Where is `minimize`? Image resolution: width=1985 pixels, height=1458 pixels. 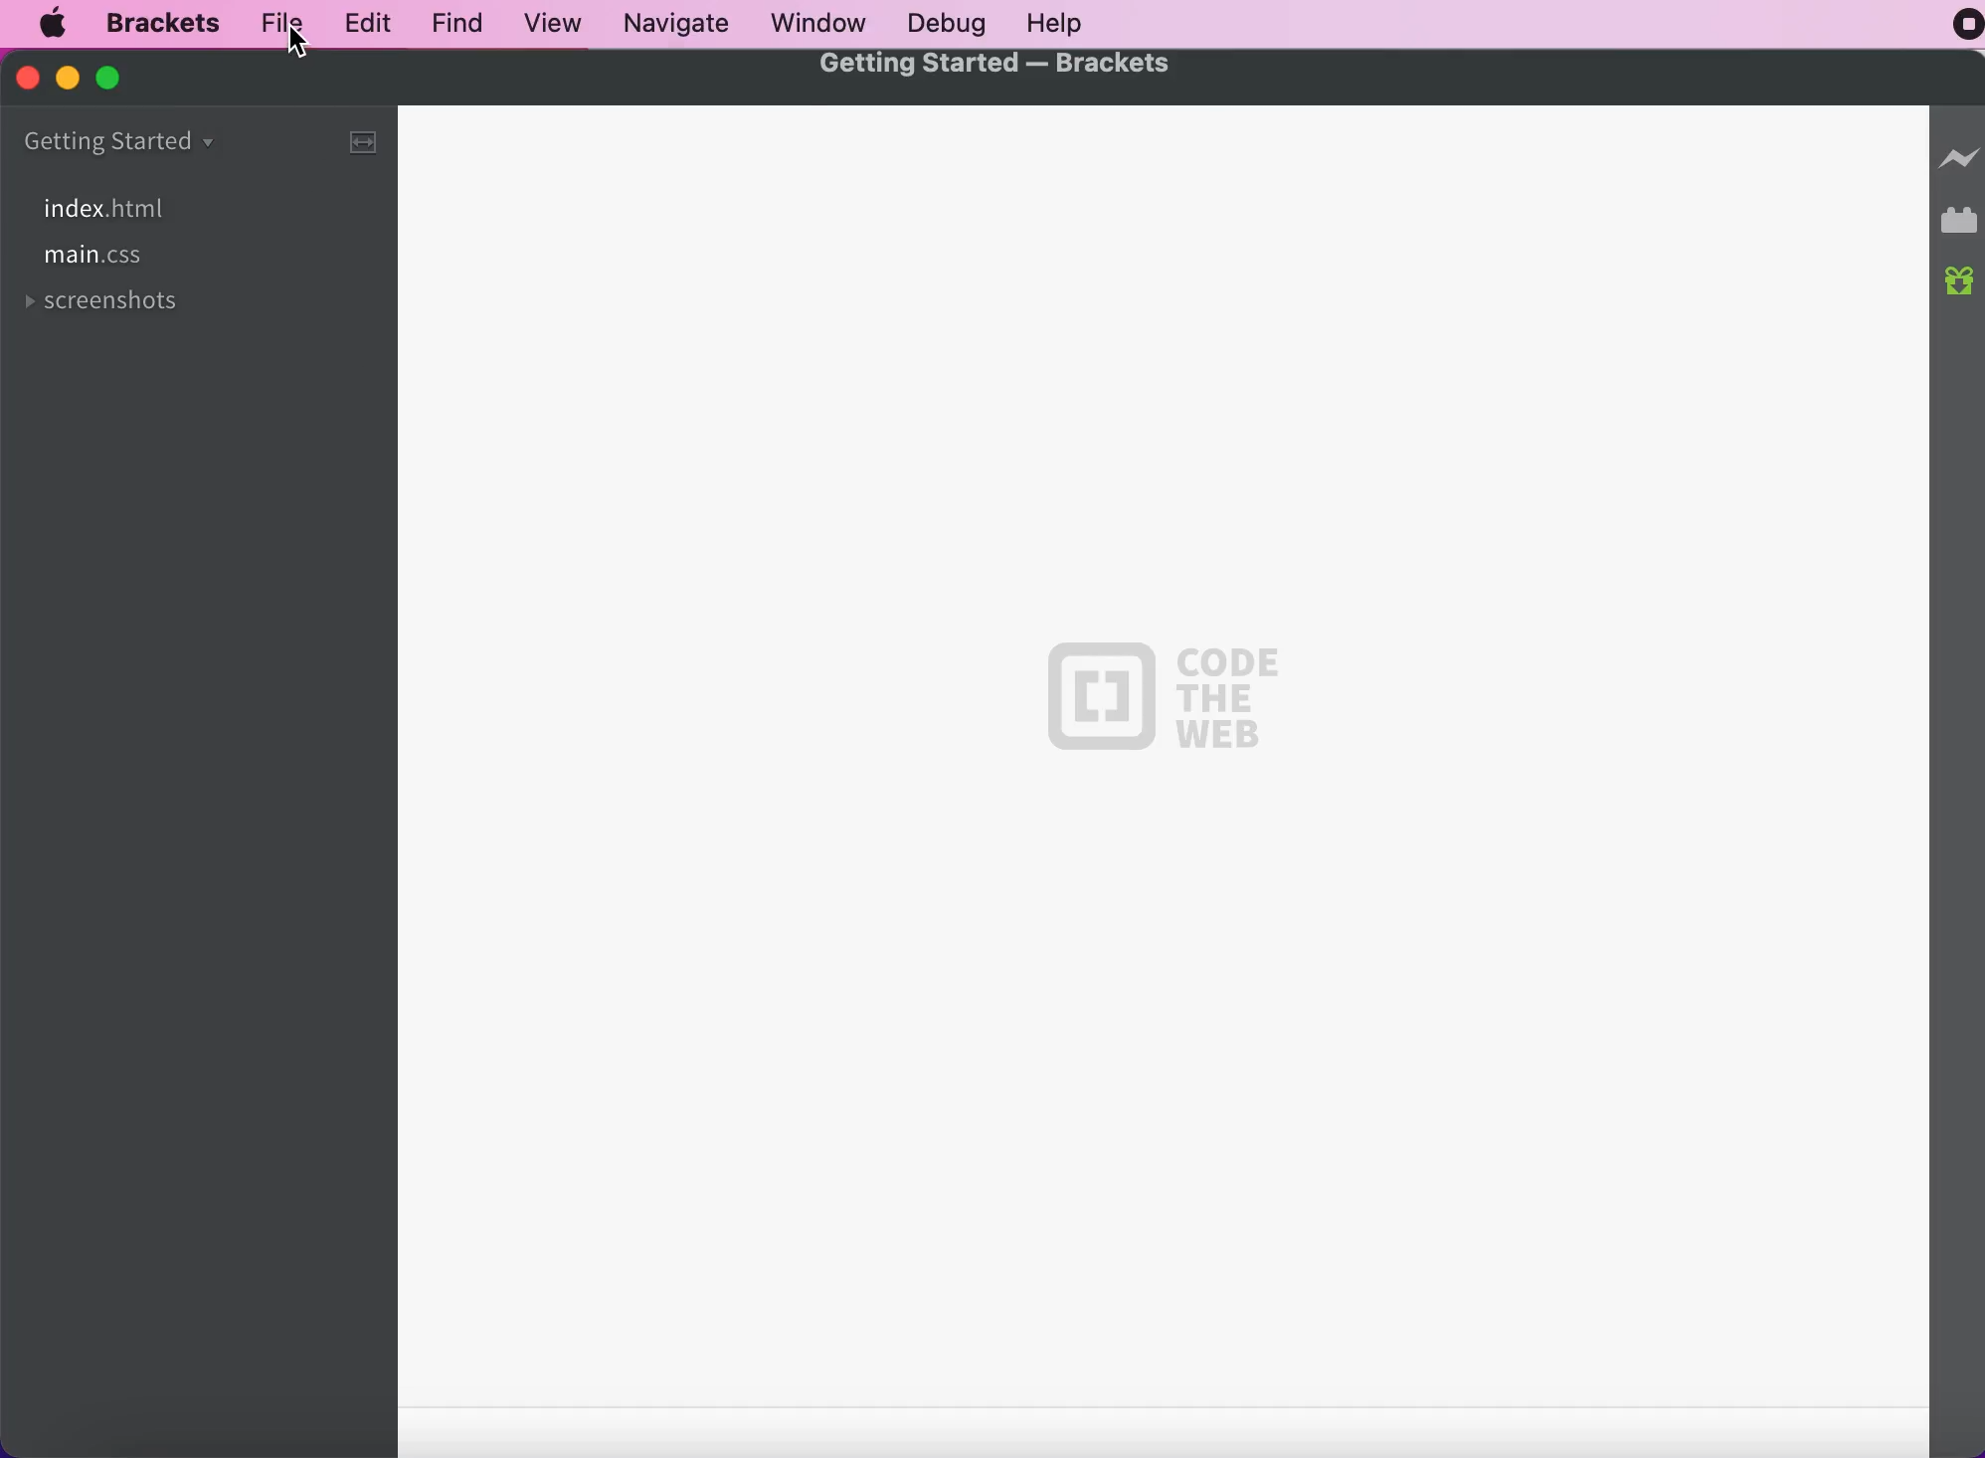 minimize is located at coordinates (69, 83).